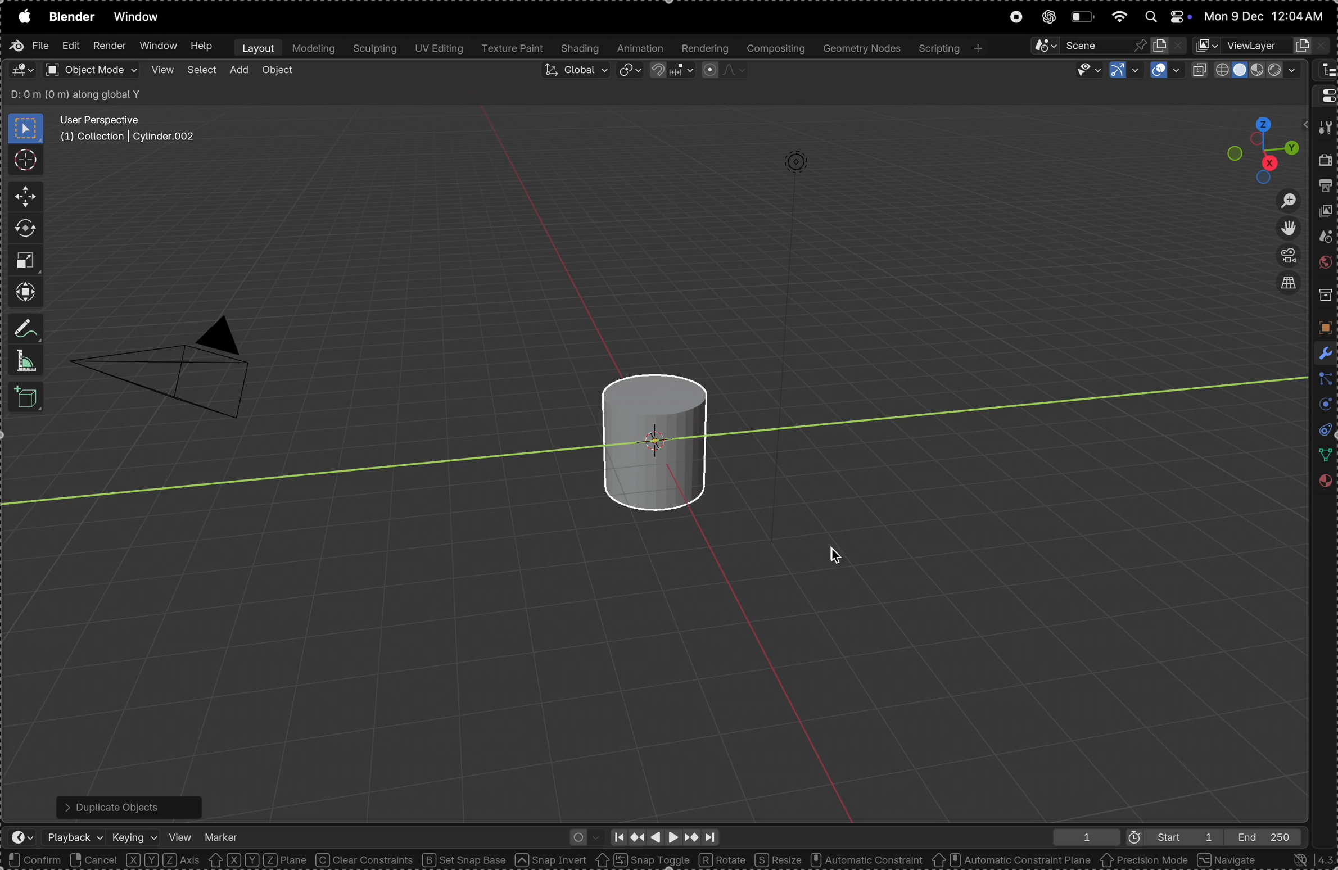  What do you see at coordinates (22, 197) in the screenshot?
I see `move` at bounding box center [22, 197].